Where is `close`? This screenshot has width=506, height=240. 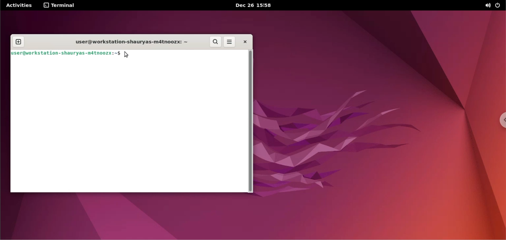
close is located at coordinates (244, 42).